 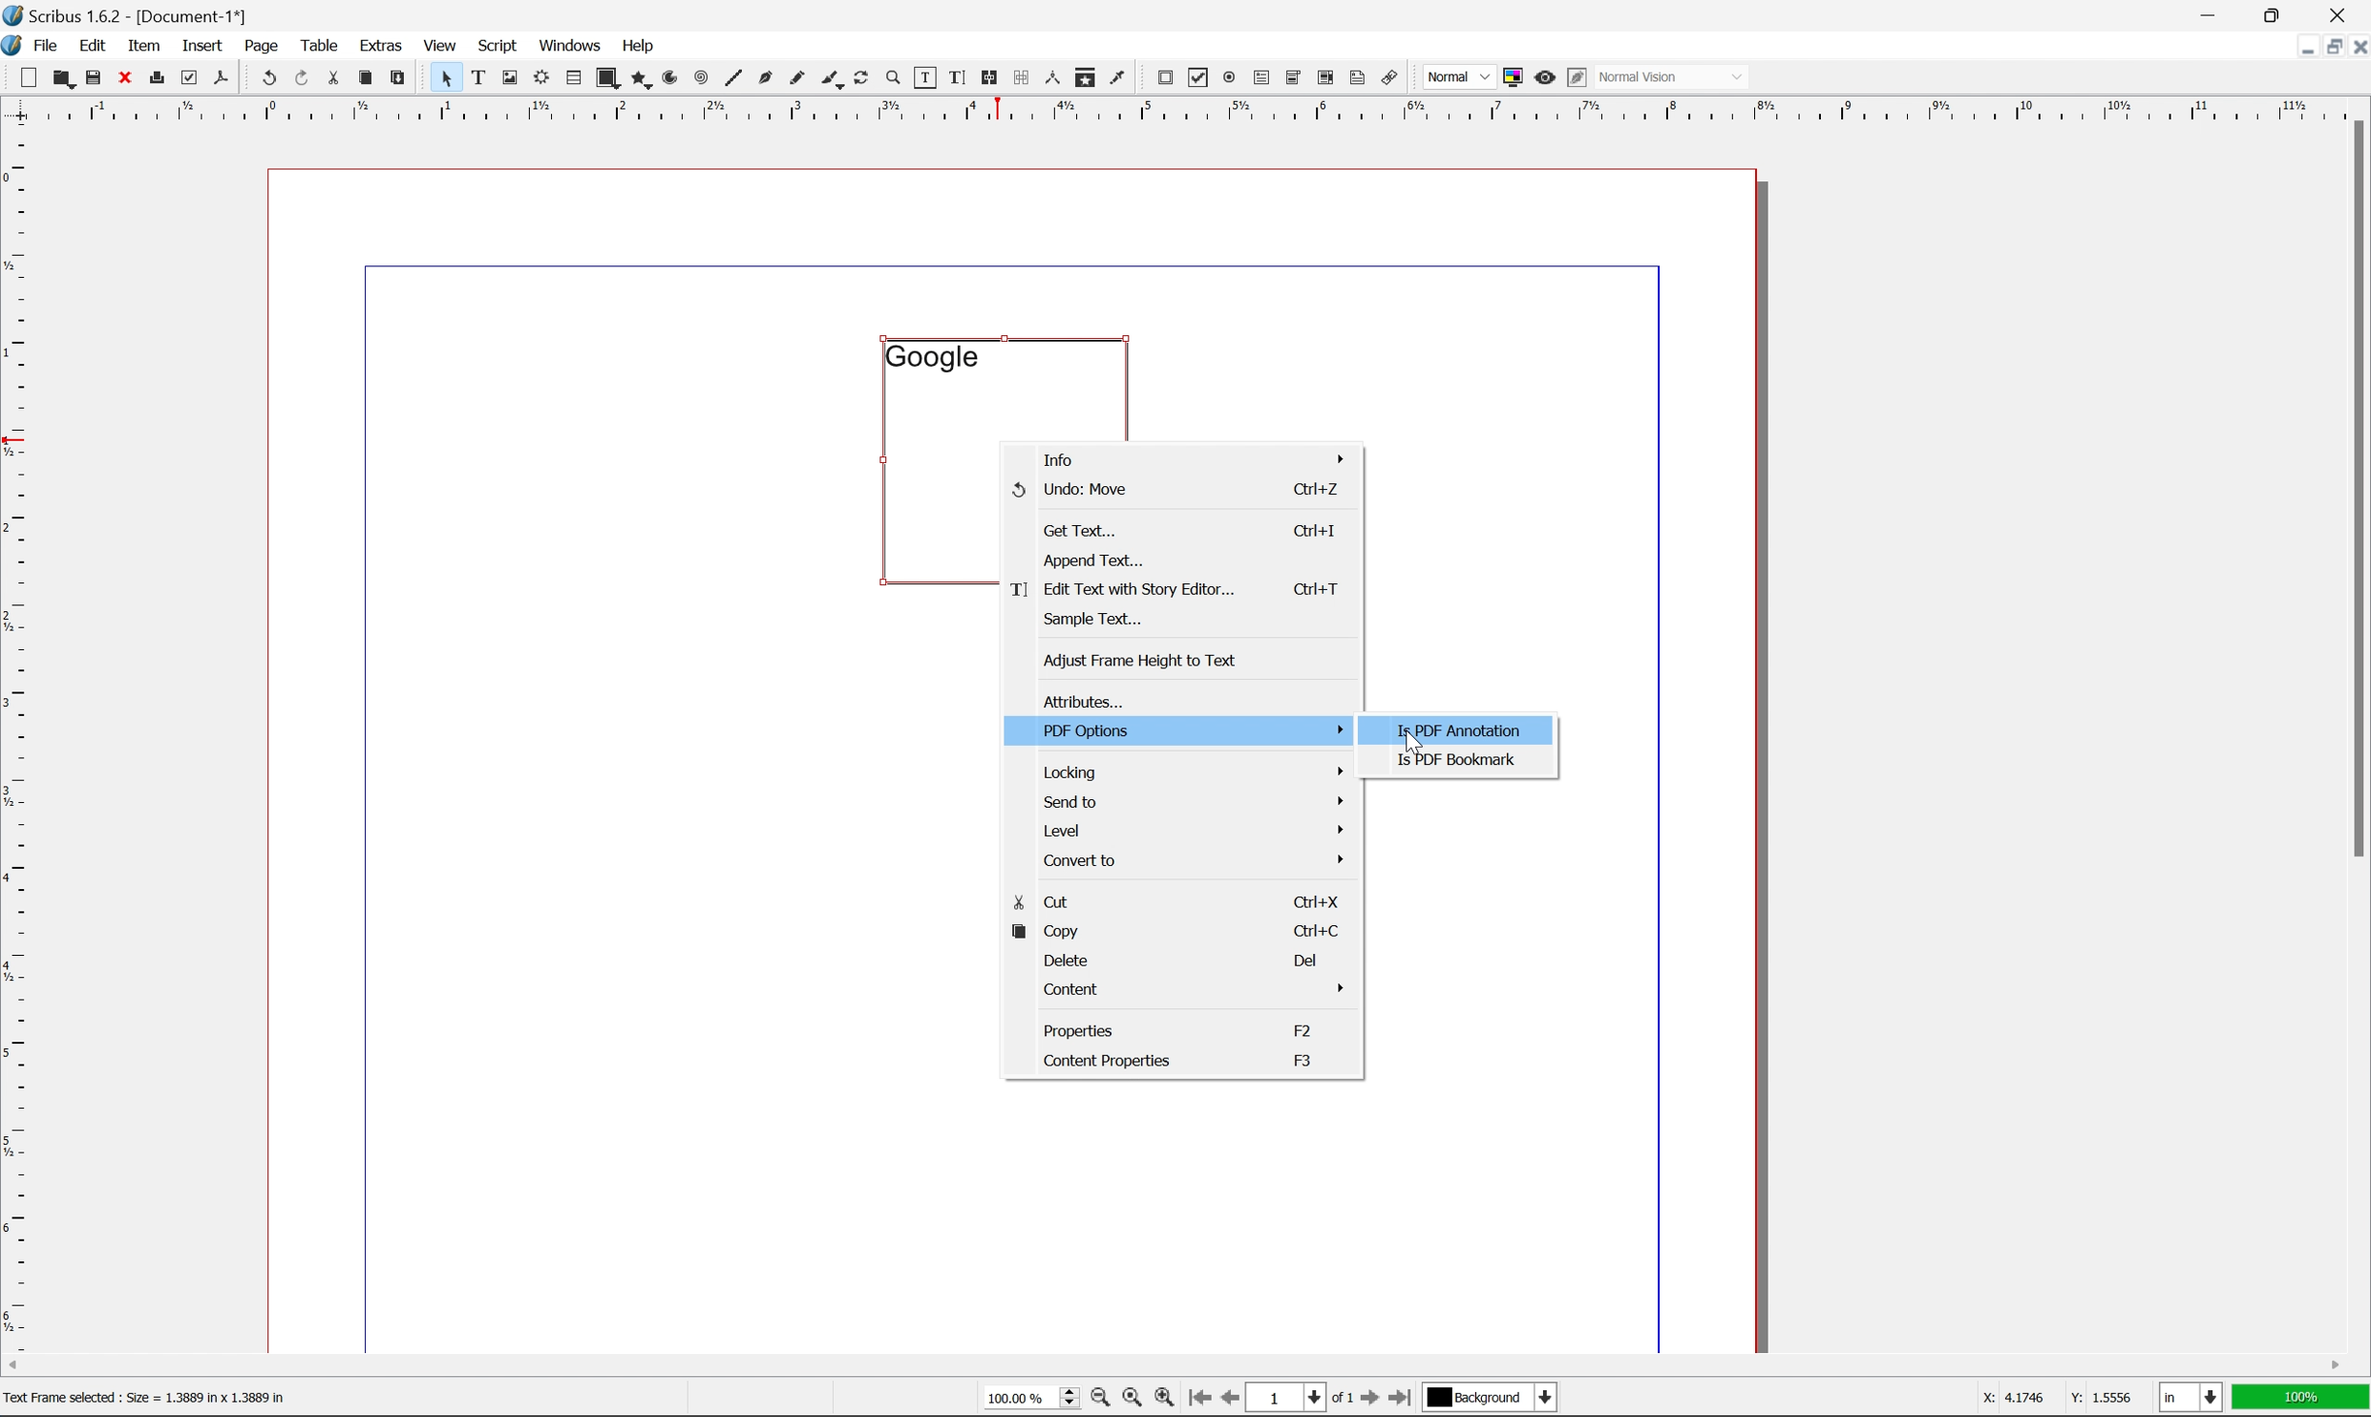 What do you see at coordinates (1313, 488) in the screenshot?
I see `ctrl+z` at bounding box center [1313, 488].